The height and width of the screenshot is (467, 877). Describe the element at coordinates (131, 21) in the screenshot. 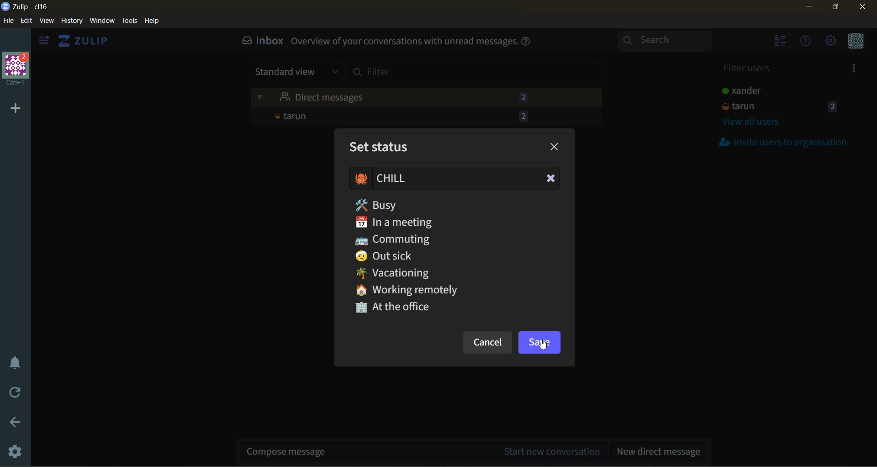

I see `tools` at that location.